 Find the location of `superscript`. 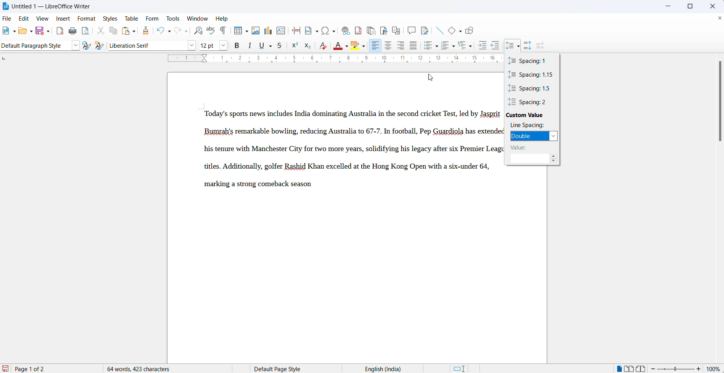

superscript is located at coordinates (295, 47).